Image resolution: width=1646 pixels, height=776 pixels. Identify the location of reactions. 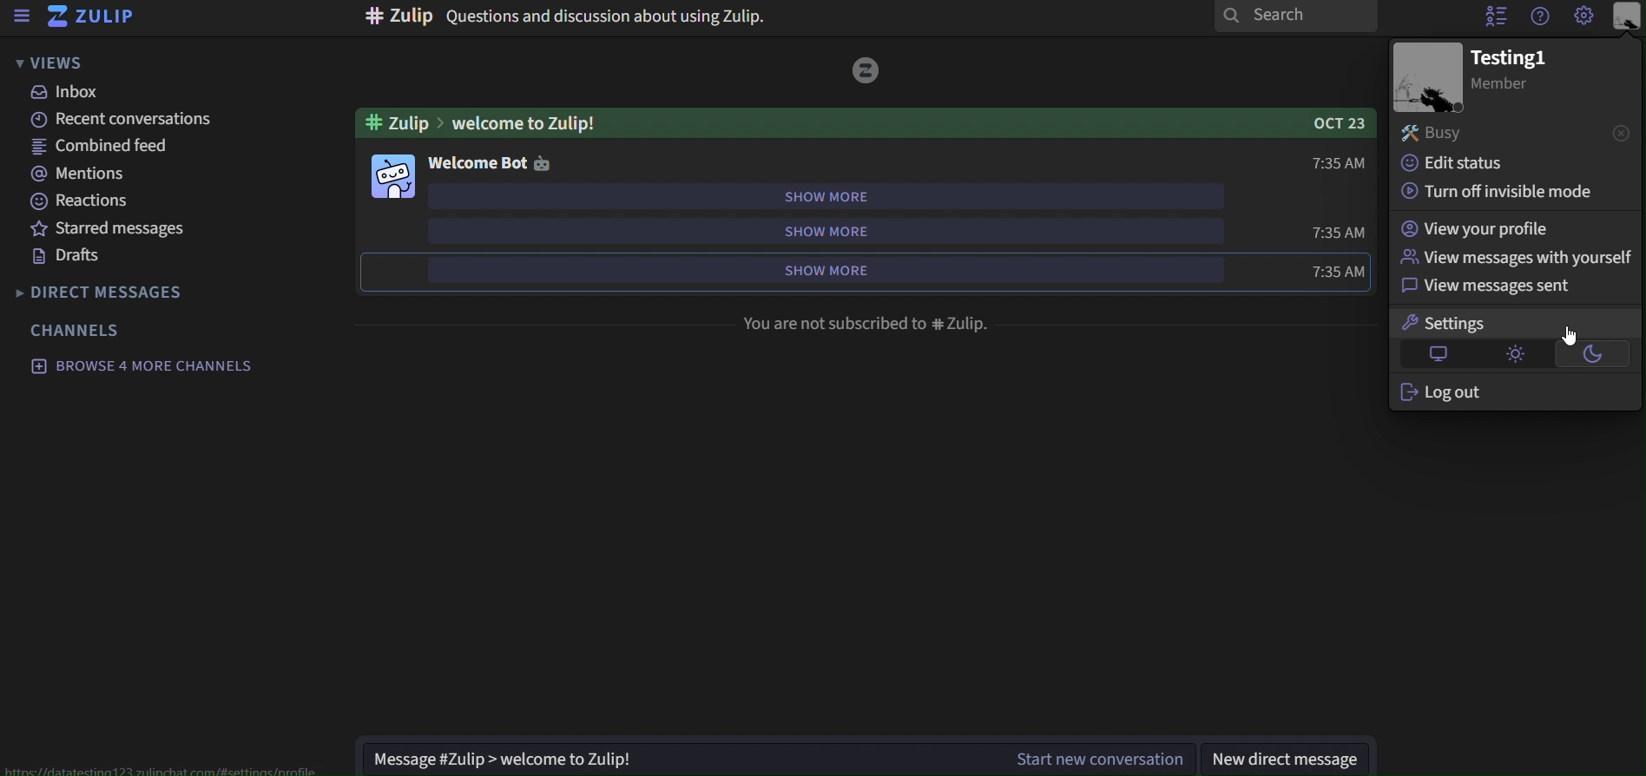
(149, 201).